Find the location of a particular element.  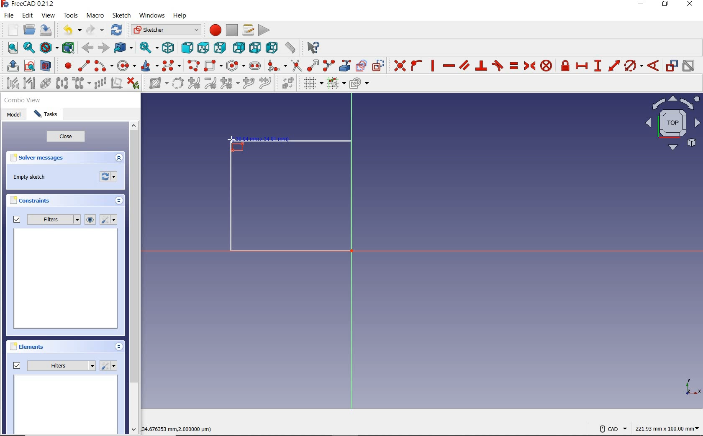

new is located at coordinates (10, 30).